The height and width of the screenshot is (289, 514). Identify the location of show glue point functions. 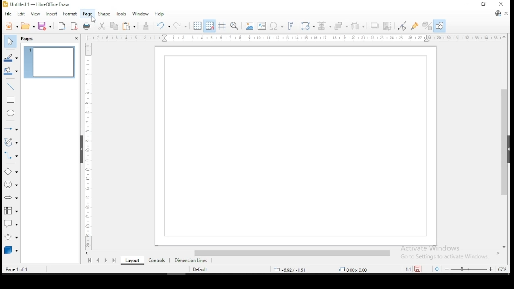
(415, 25).